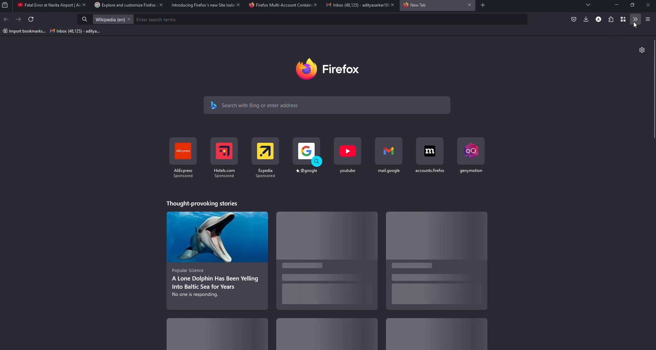  Describe the element at coordinates (223, 158) in the screenshot. I see `shortcut` at that location.